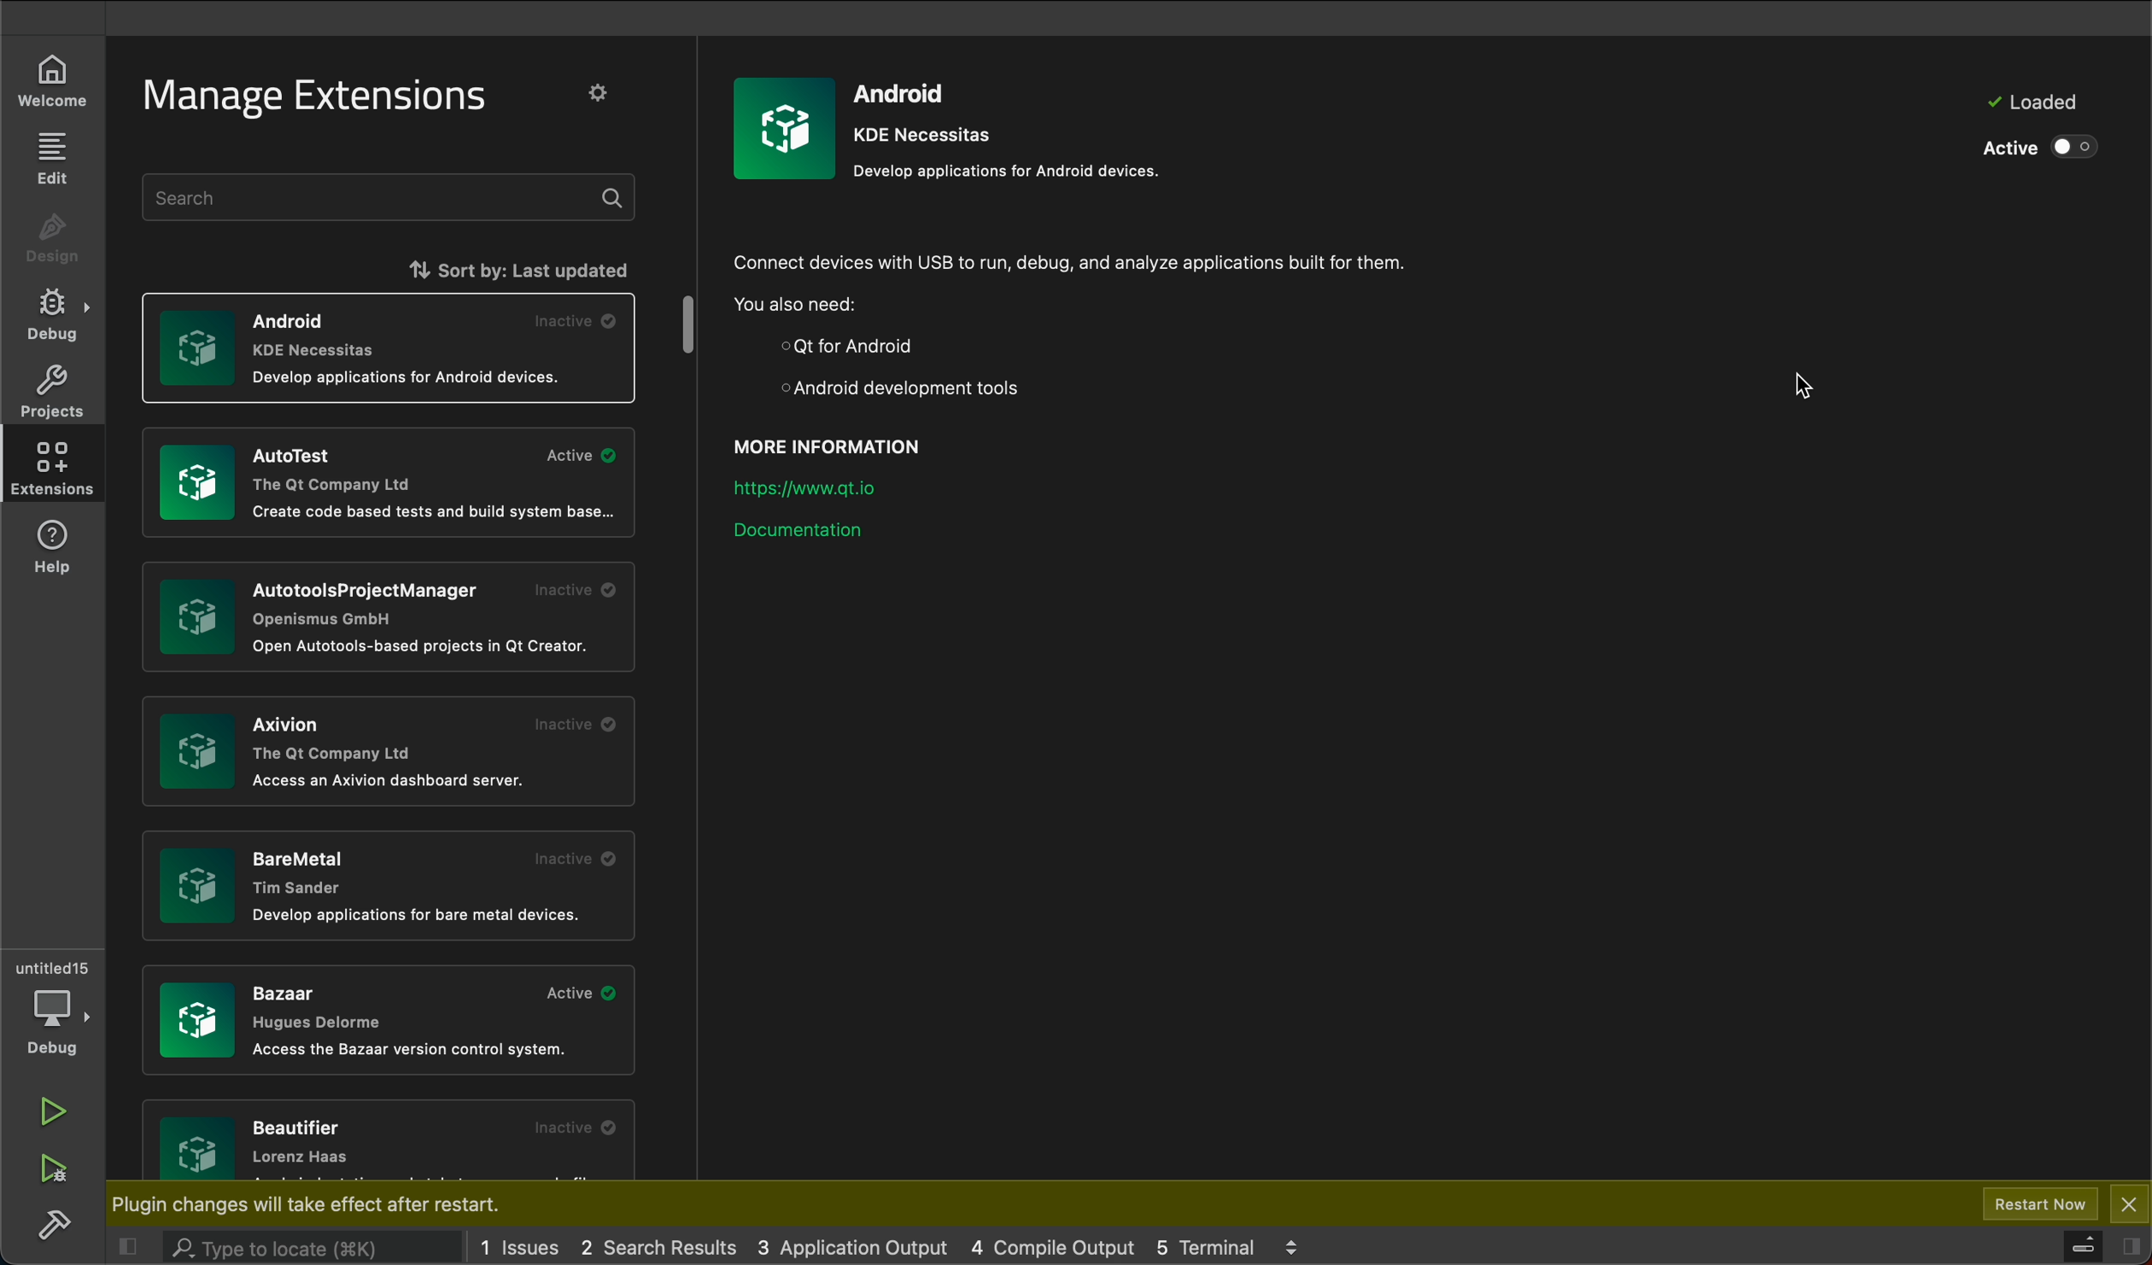  Describe the element at coordinates (50, 160) in the screenshot. I see `edit` at that location.